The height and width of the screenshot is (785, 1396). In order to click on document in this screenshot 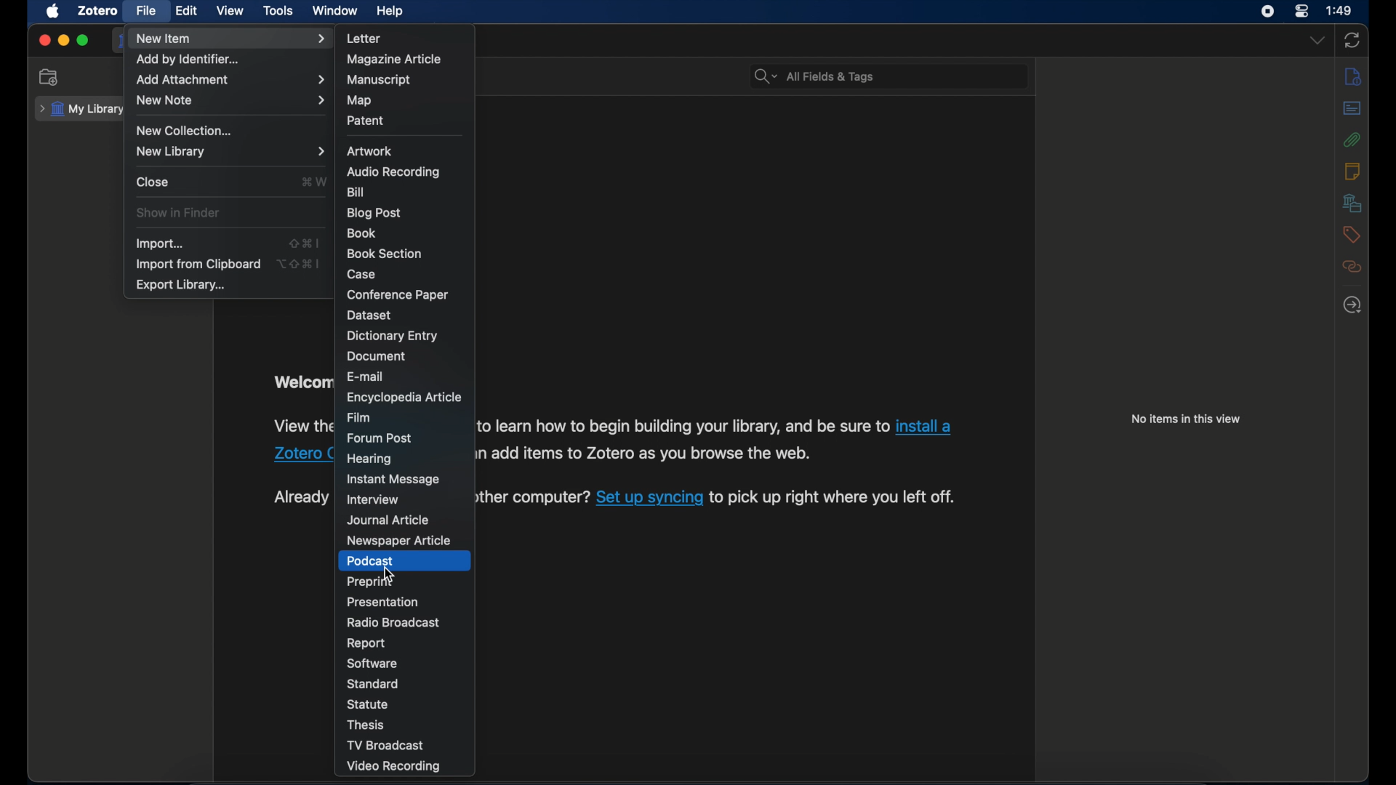, I will do `click(377, 356)`.